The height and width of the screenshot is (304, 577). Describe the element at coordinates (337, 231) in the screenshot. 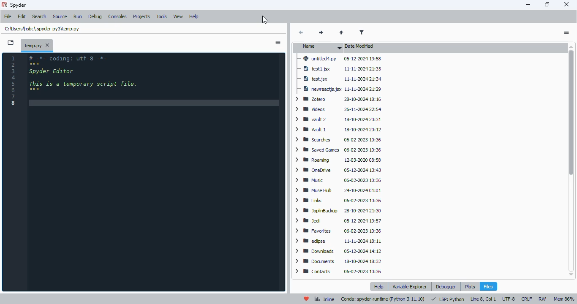

I see `favorites` at that location.